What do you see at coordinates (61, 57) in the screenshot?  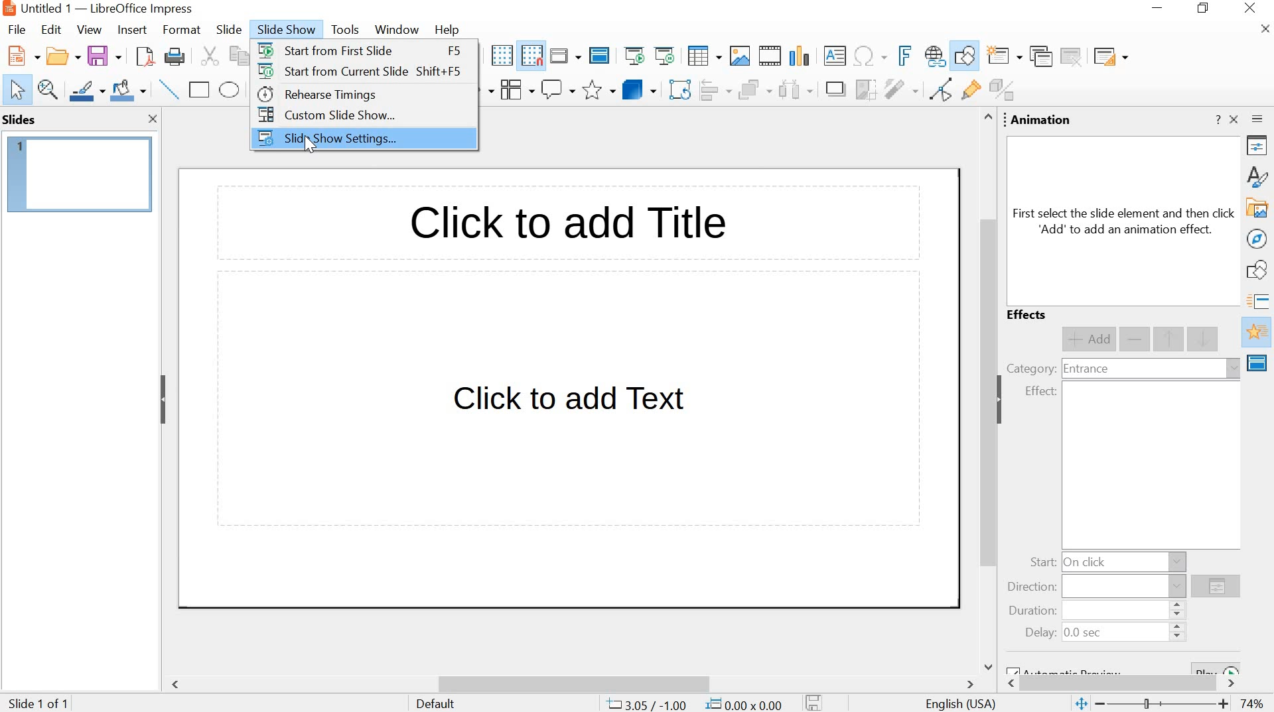 I see `open` at bounding box center [61, 57].